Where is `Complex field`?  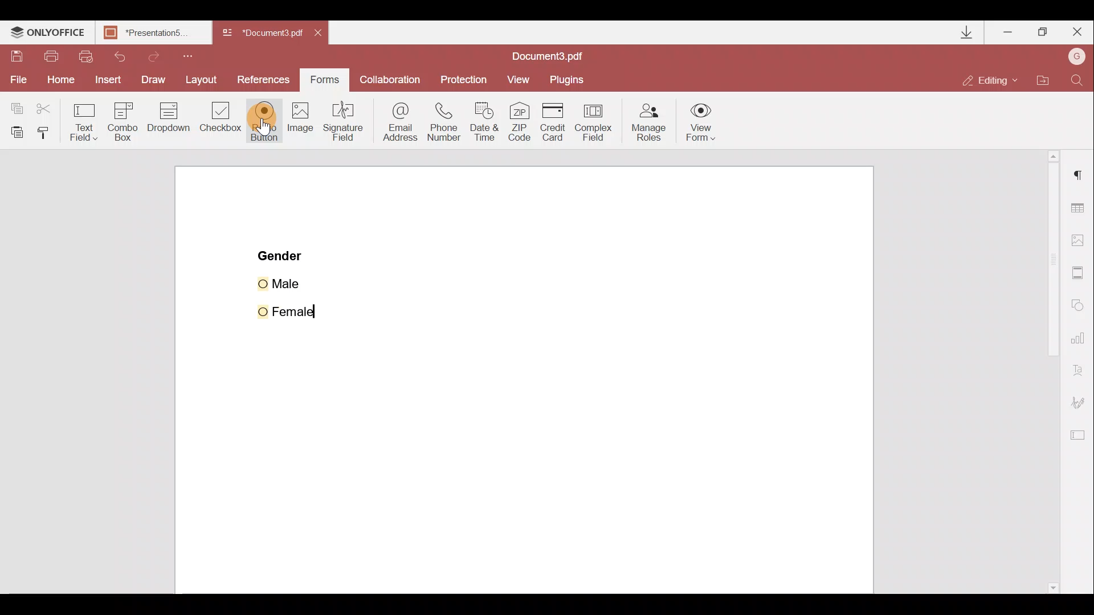 Complex field is located at coordinates (597, 120).